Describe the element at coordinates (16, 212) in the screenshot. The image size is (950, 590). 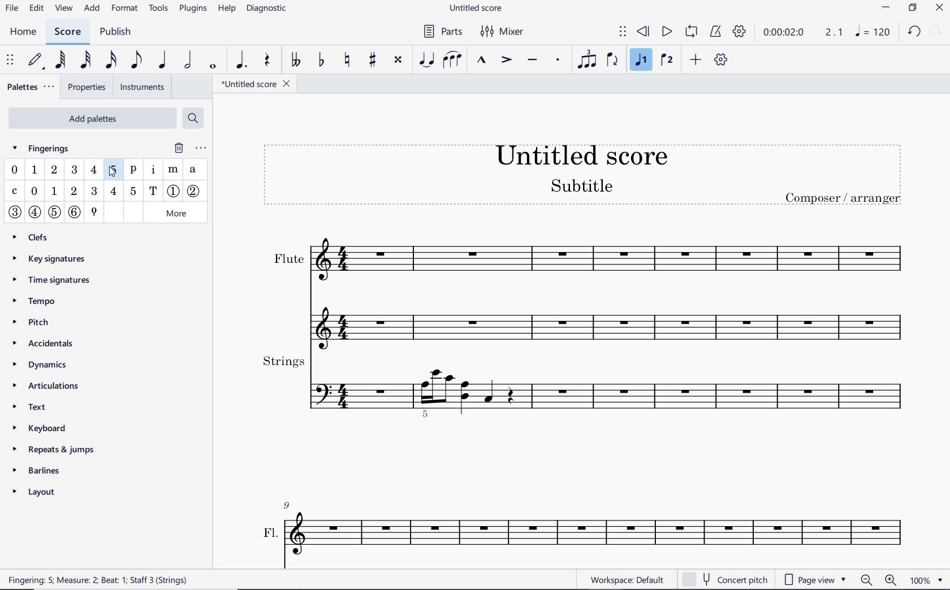
I see `STRING NUMBER 3` at that location.